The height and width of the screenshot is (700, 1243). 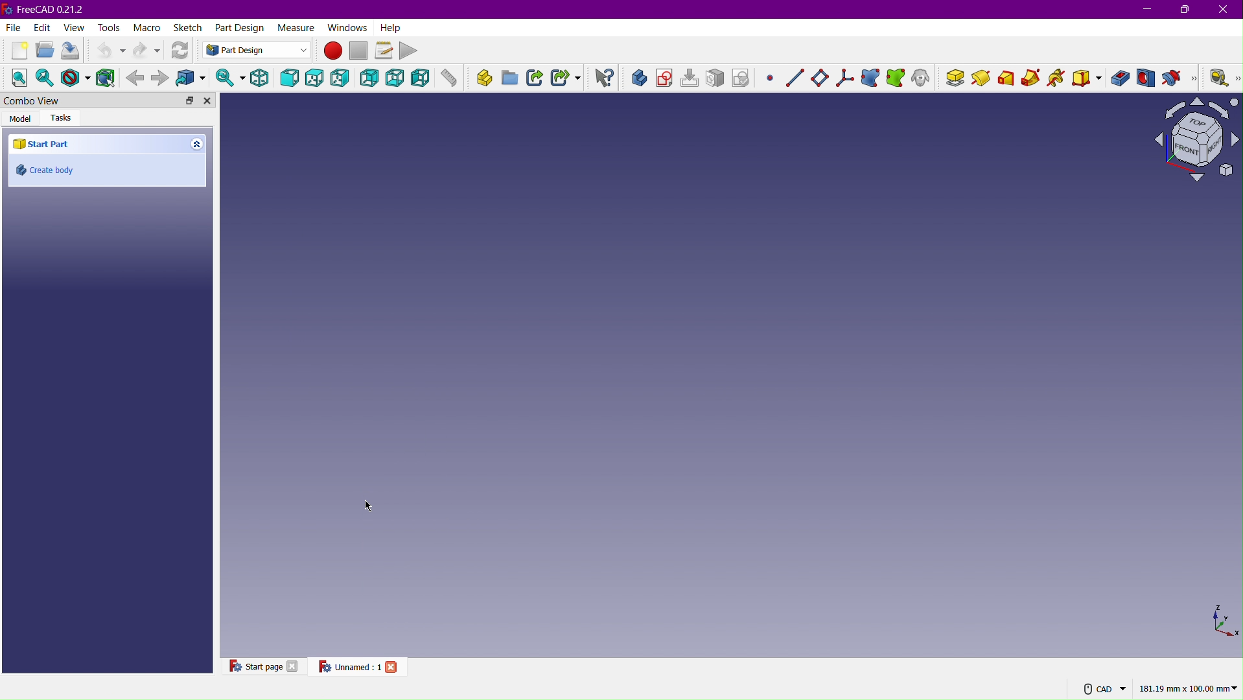 What do you see at coordinates (636, 77) in the screenshot?
I see `Create Body` at bounding box center [636, 77].